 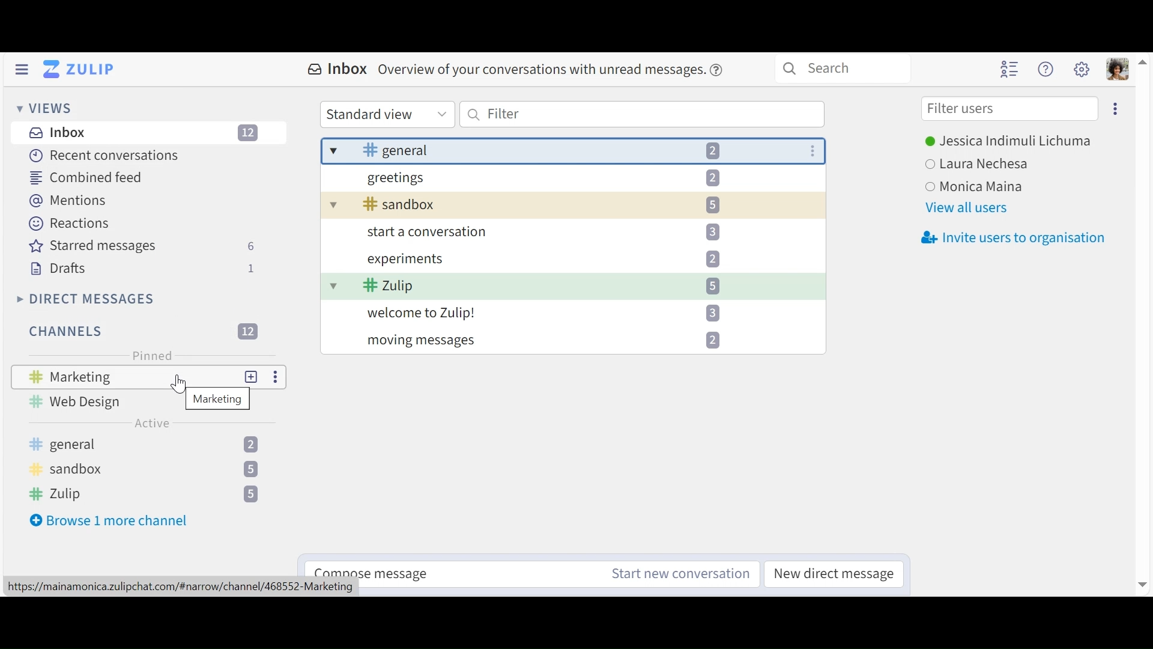 I want to click on Browse more channel, so click(x=109, y=521).